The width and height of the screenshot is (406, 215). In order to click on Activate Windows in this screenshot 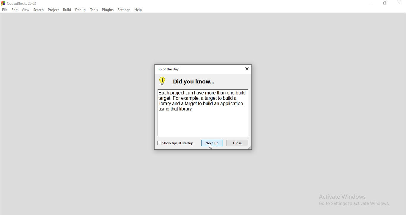, I will do `click(354, 200)`.